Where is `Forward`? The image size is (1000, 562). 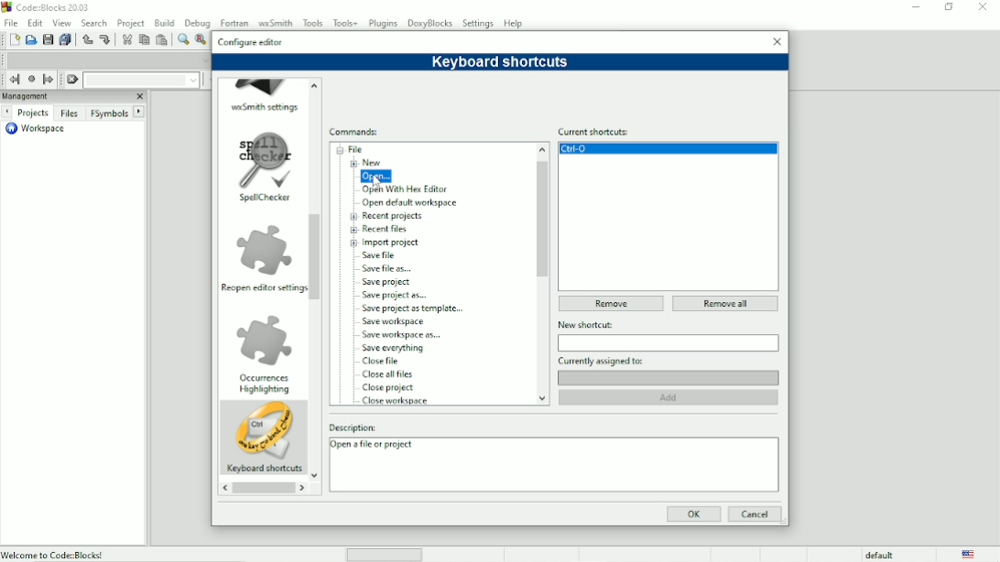 Forward is located at coordinates (305, 489).